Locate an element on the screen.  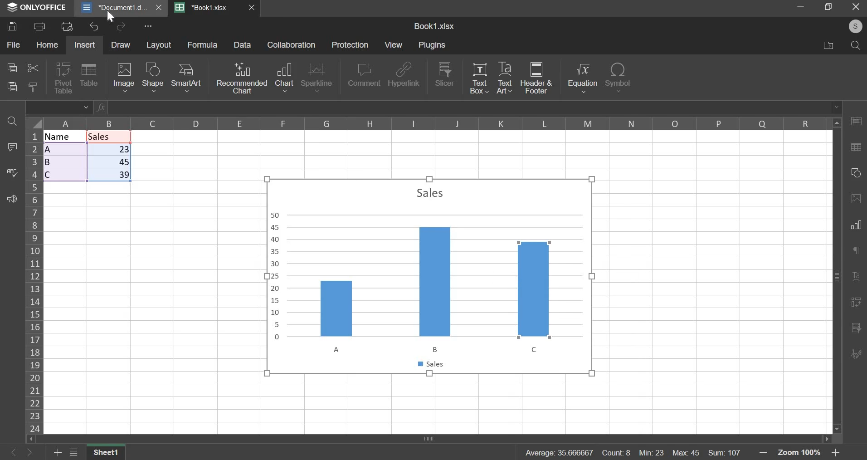
pivot table is located at coordinates (63, 78).